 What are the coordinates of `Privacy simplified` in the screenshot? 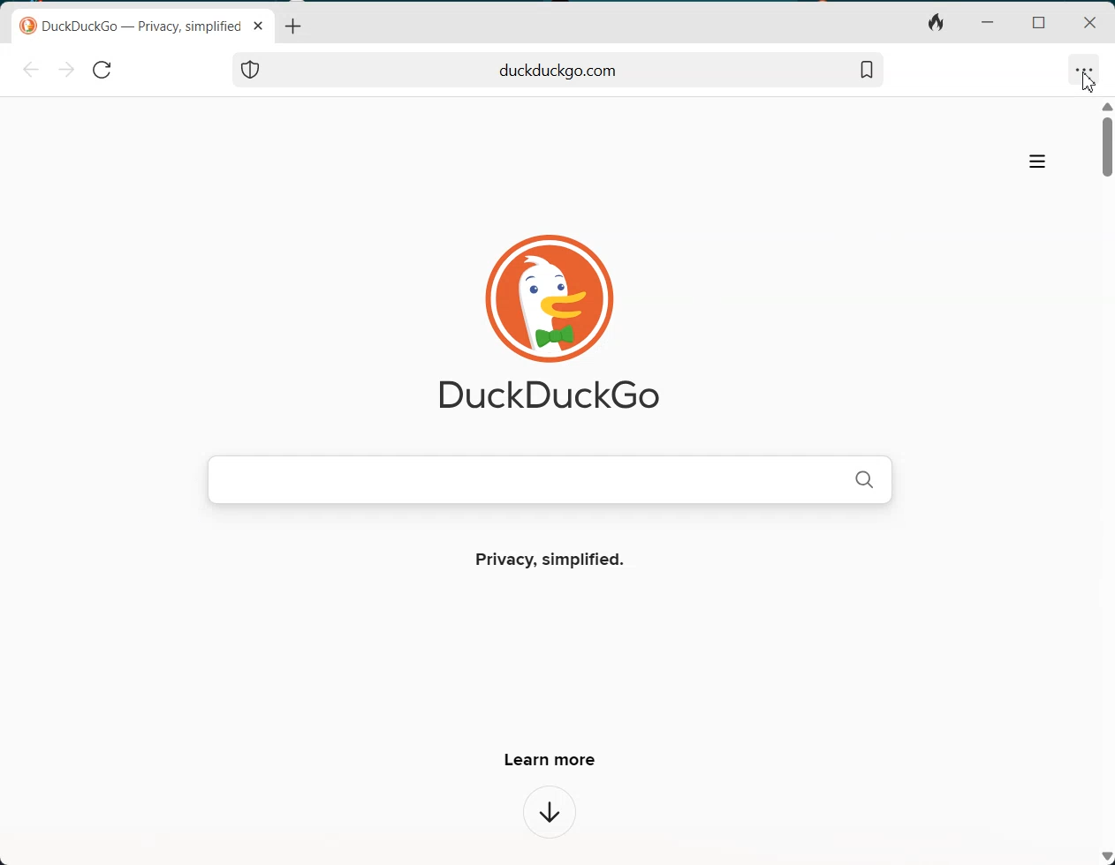 It's located at (553, 560).